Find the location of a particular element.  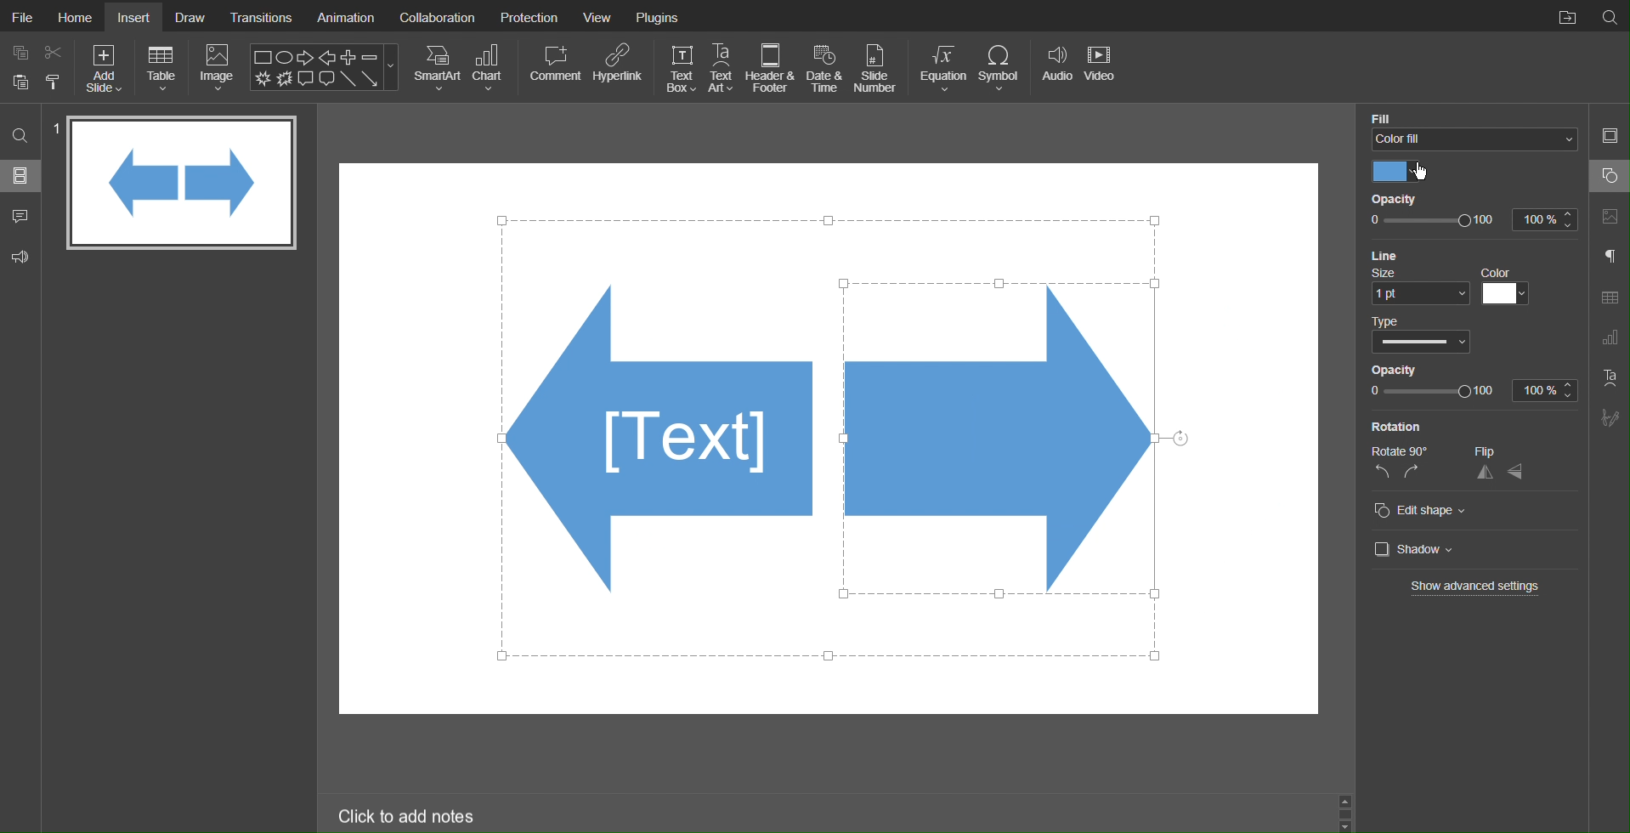

Search is located at coordinates (1610, 16).